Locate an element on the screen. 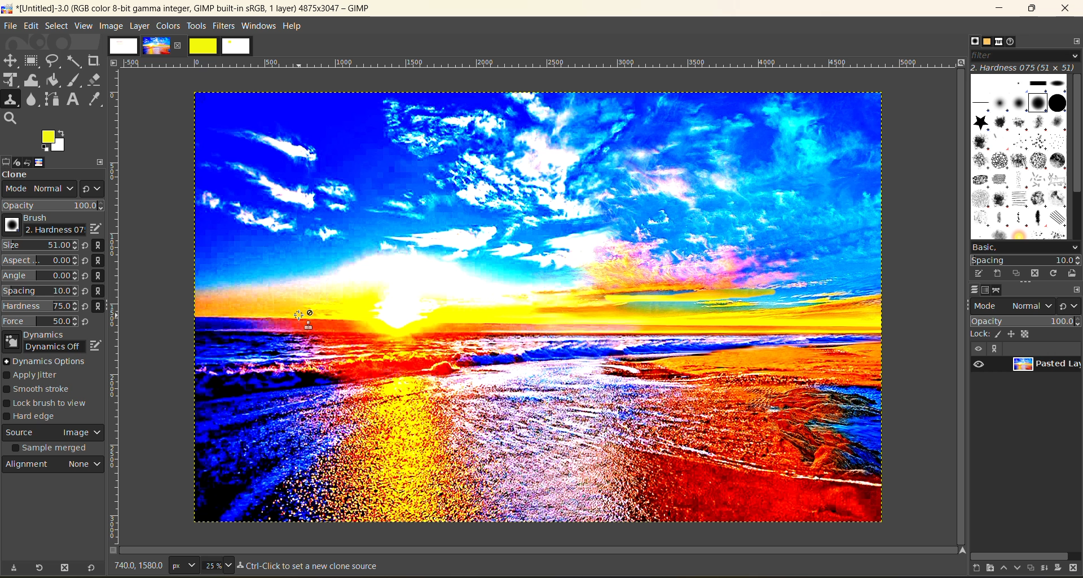 The height and width of the screenshot is (578, 1083). spacing is located at coordinates (1025, 260).